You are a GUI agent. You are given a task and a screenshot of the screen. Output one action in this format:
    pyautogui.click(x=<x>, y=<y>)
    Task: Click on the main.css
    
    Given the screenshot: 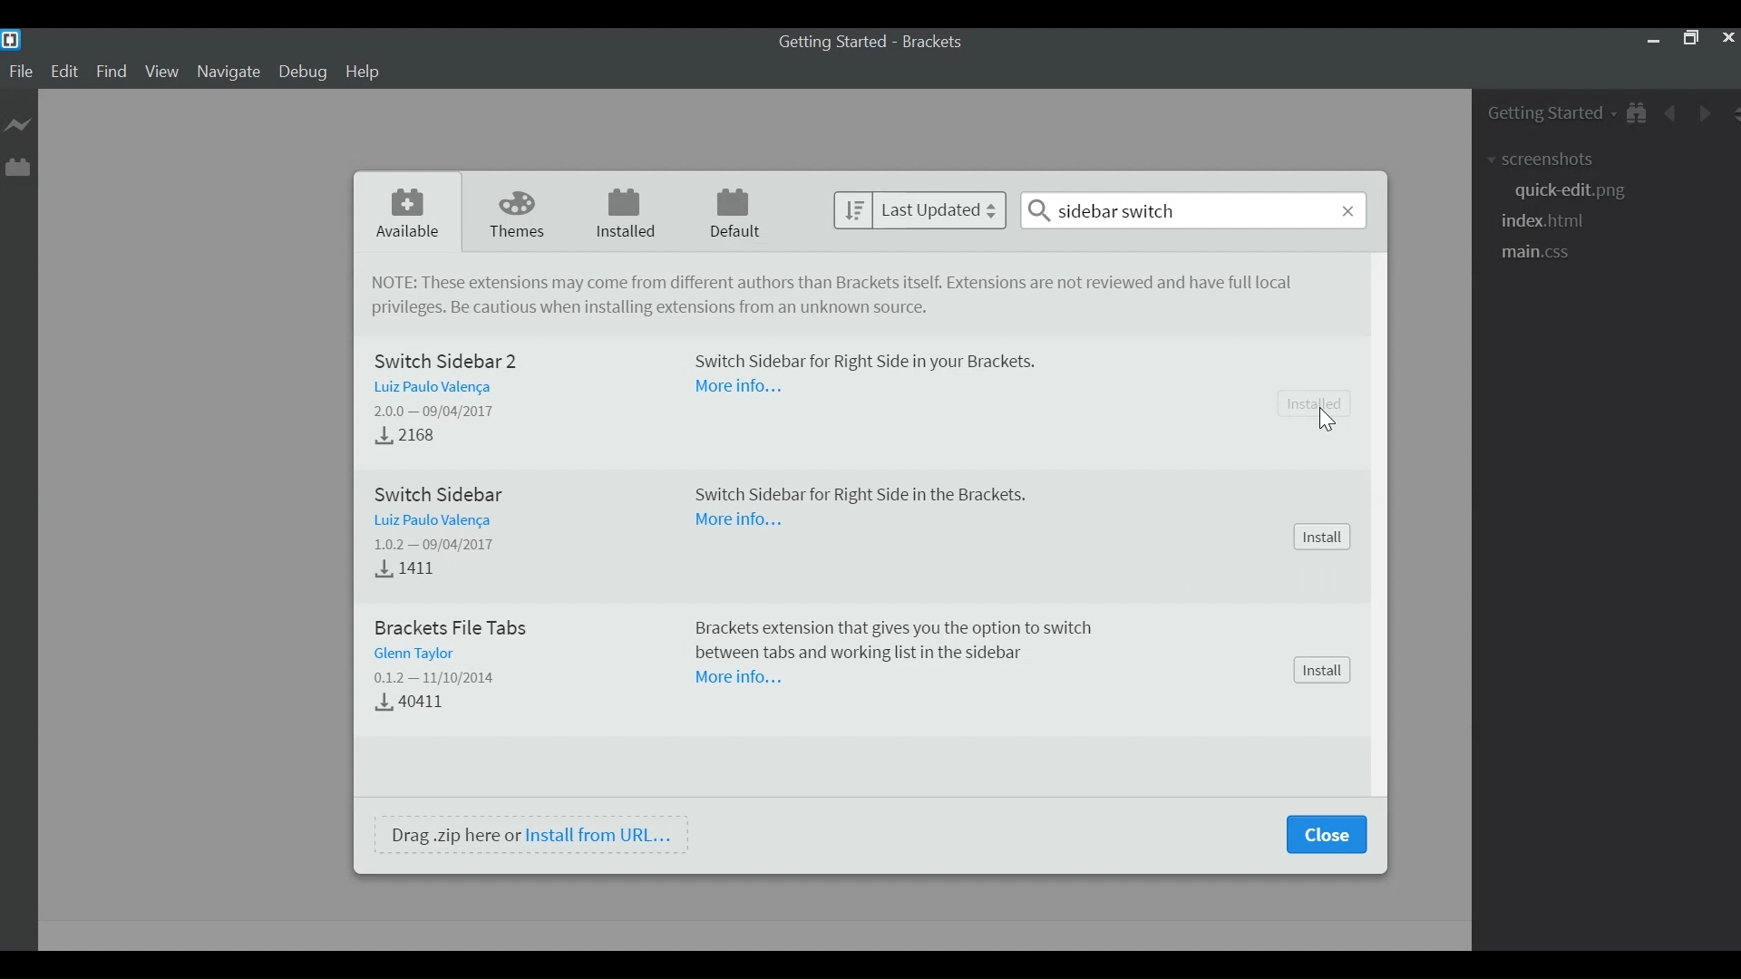 What is the action you would take?
    pyautogui.click(x=1546, y=255)
    